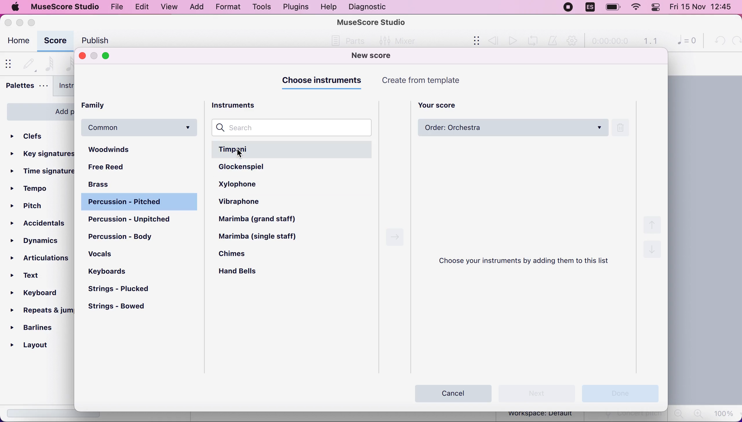  What do you see at coordinates (94, 56) in the screenshot?
I see `minimize` at bounding box center [94, 56].